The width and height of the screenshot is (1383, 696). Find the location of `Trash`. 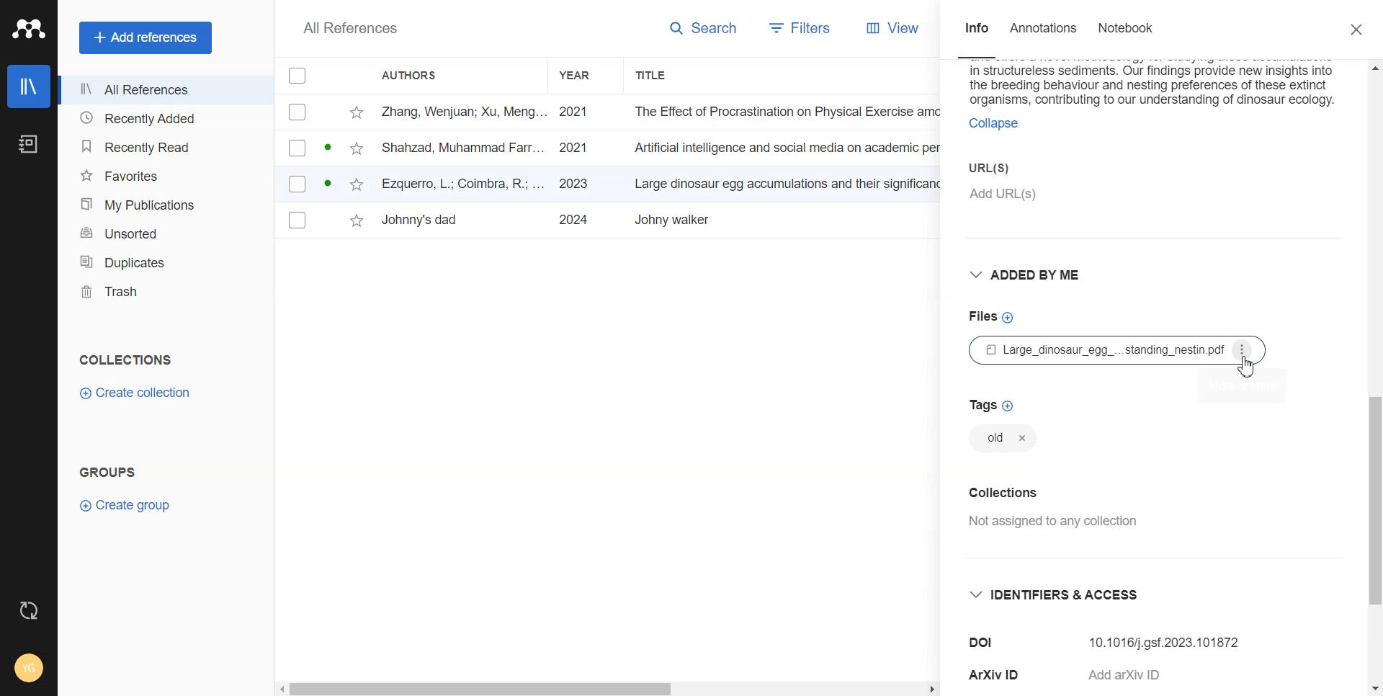

Trash is located at coordinates (159, 289).